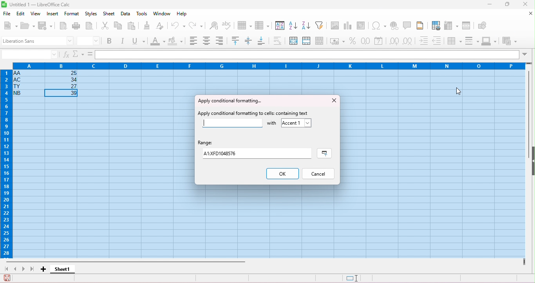 Image resolution: width=535 pixels, height=283 pixels. I want to click on format as date, so click(379, 41).